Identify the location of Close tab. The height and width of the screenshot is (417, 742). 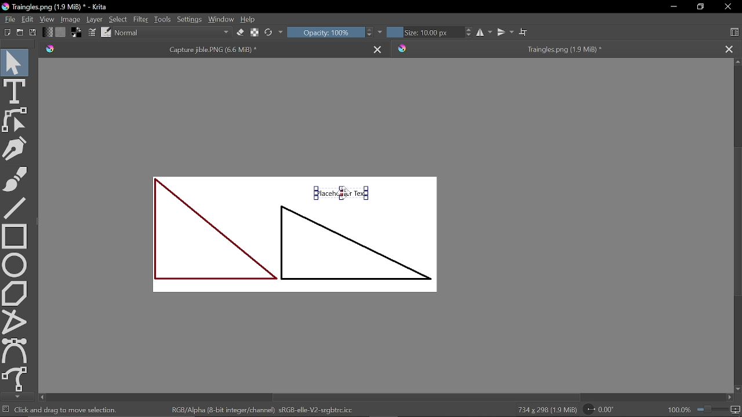
(379, 49).